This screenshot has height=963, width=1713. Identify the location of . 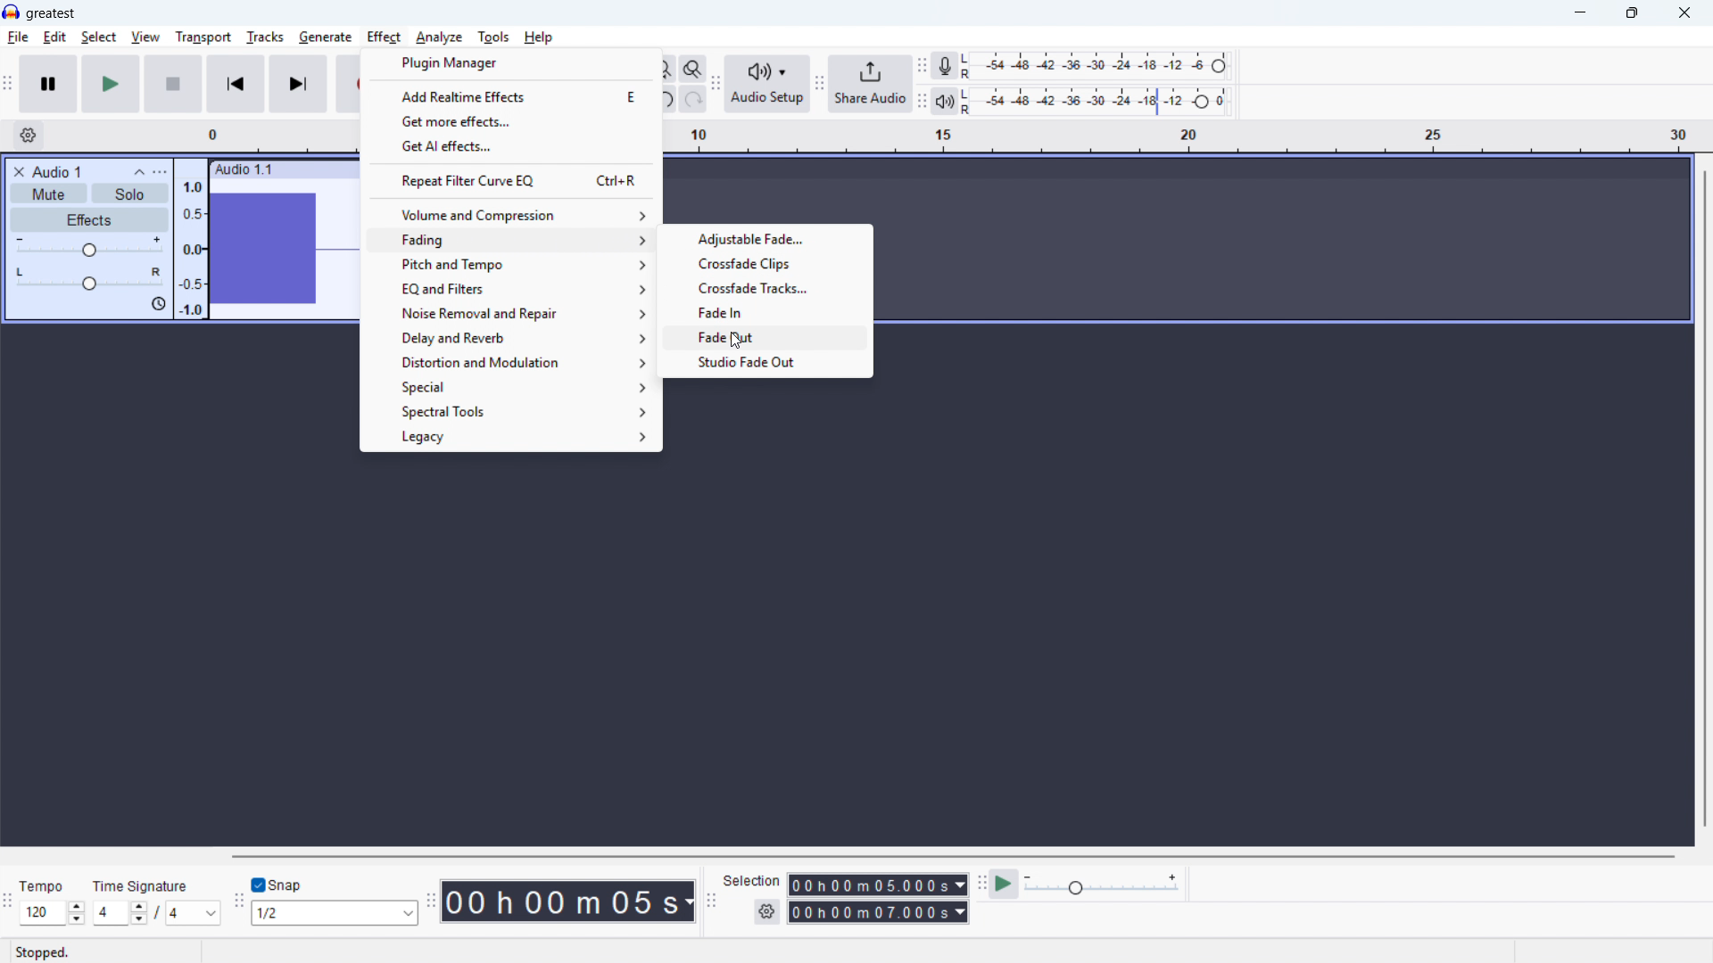
(41, 888).